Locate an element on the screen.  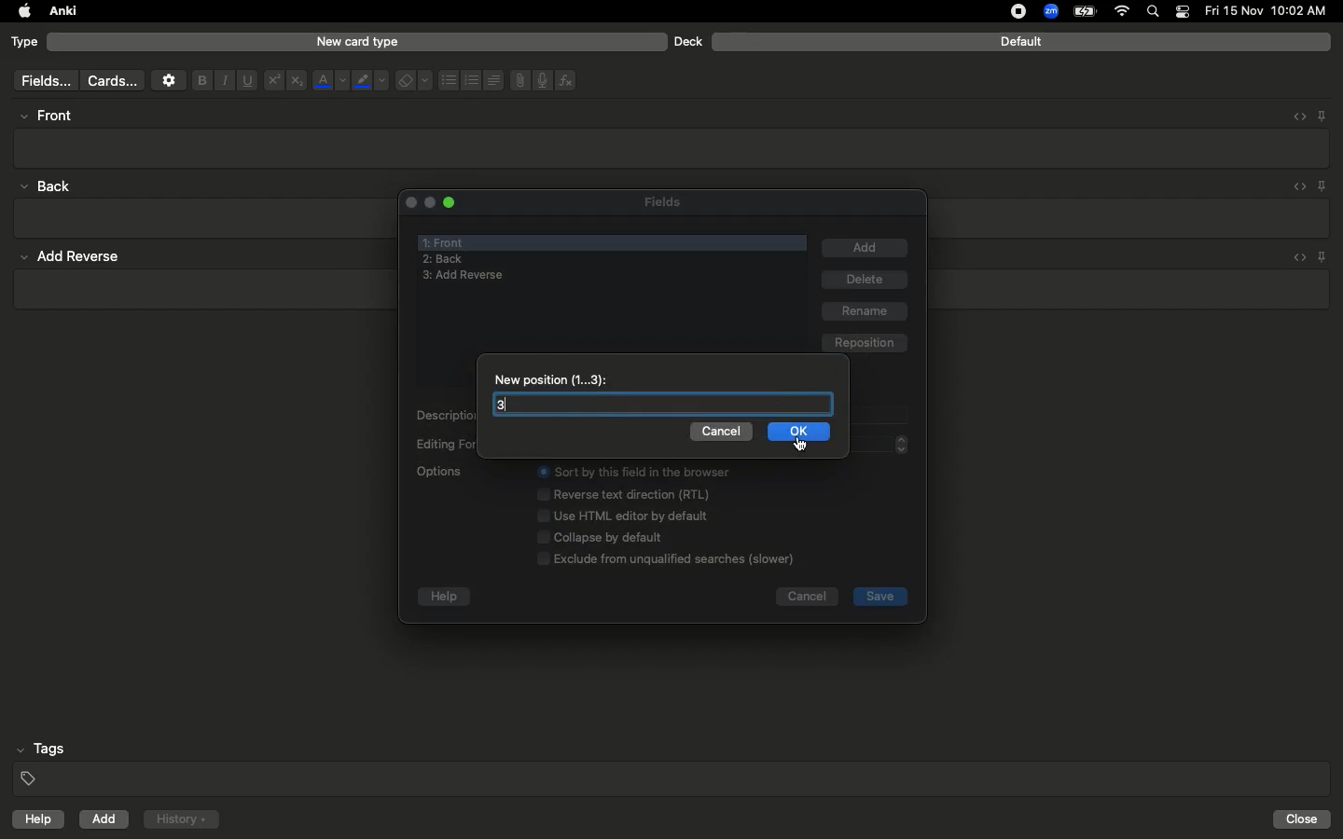
Bullet is located at coordinates (448, 80).